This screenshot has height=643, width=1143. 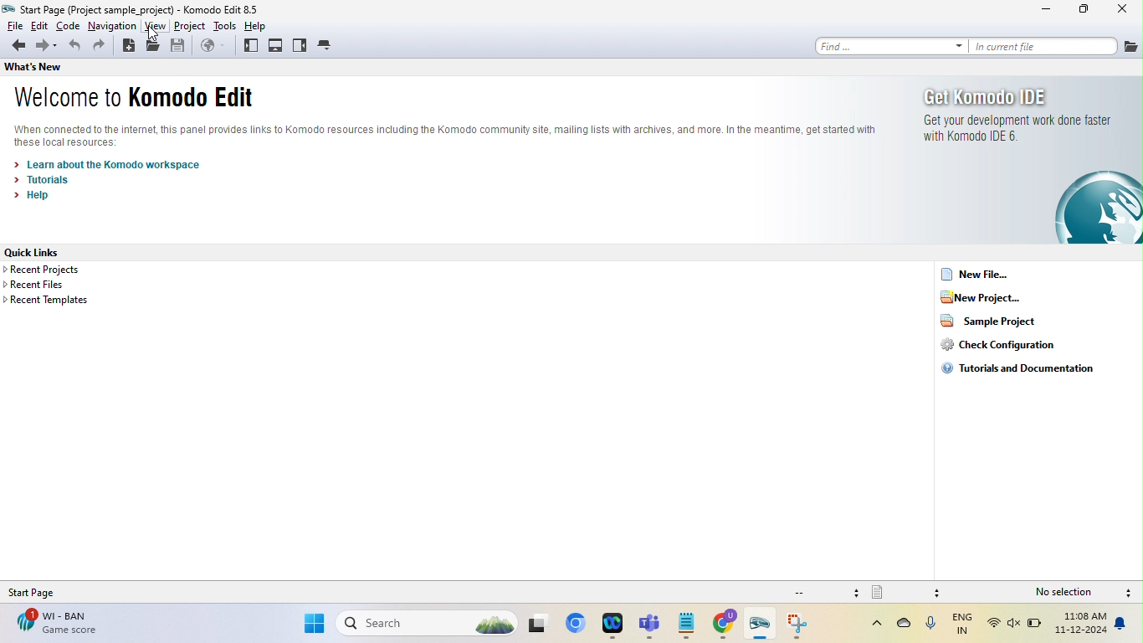 I want to click on file, so click(x=1131, y=46).